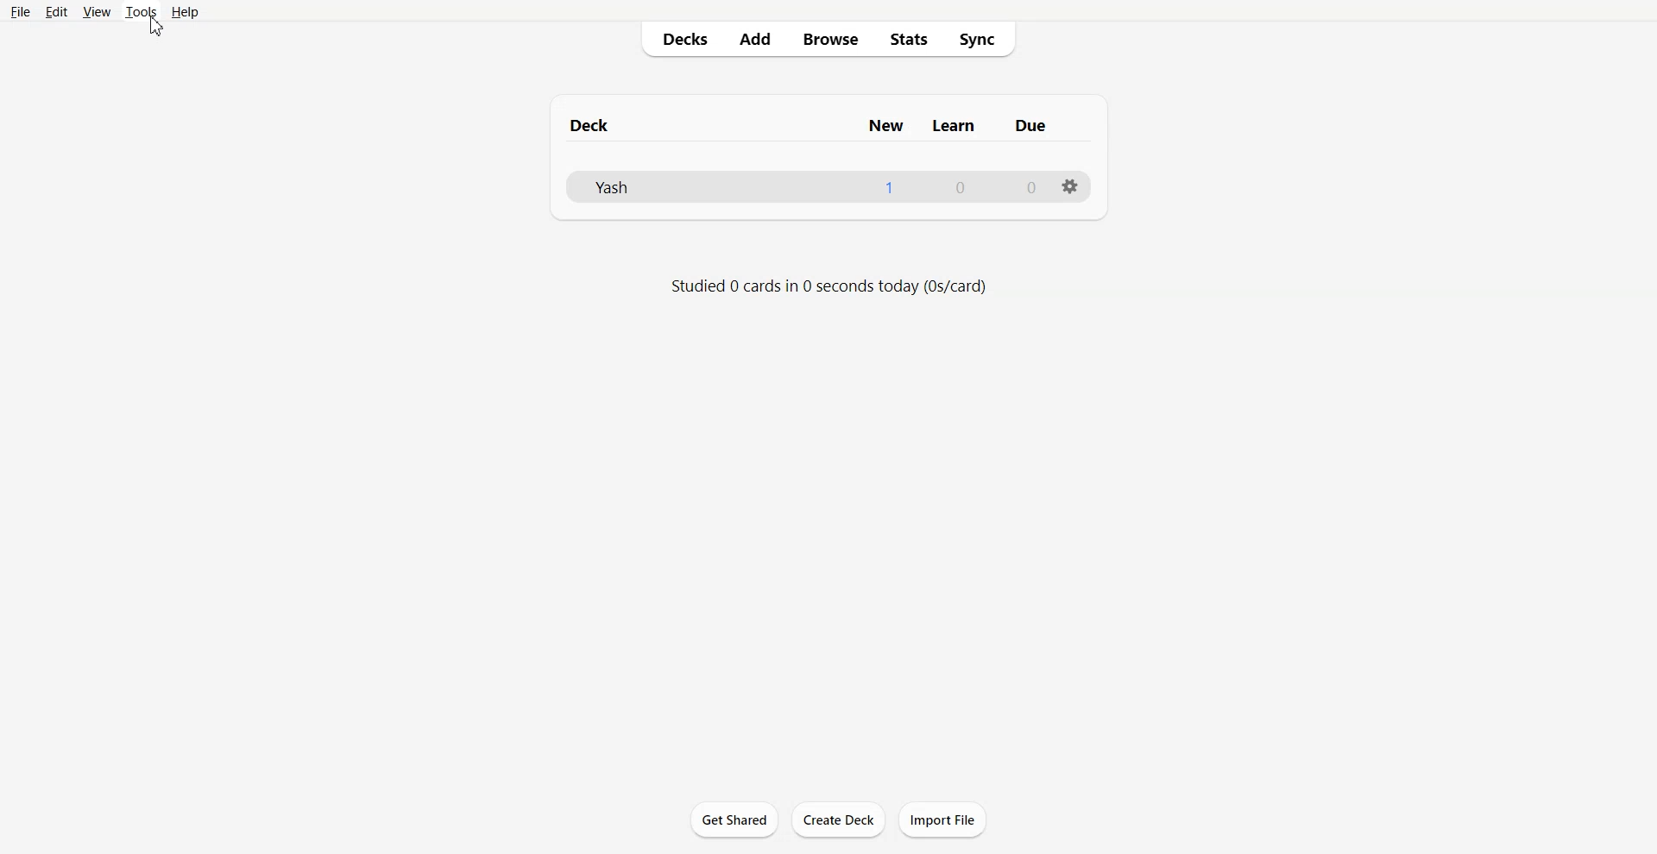  What do you see at coordinates (756, 40) in the screenshot?
I see `Add` at bounding box center [756, 40].